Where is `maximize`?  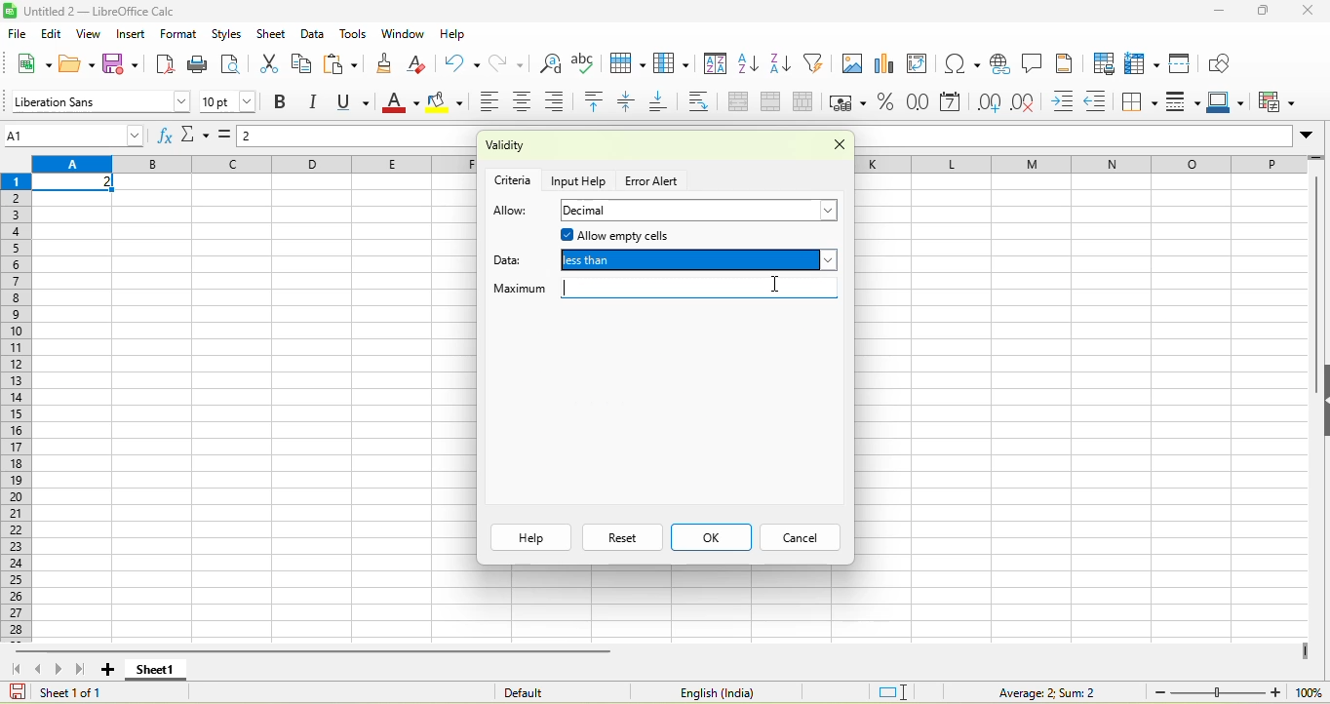 maximize is located at coordinates (1266, 12).